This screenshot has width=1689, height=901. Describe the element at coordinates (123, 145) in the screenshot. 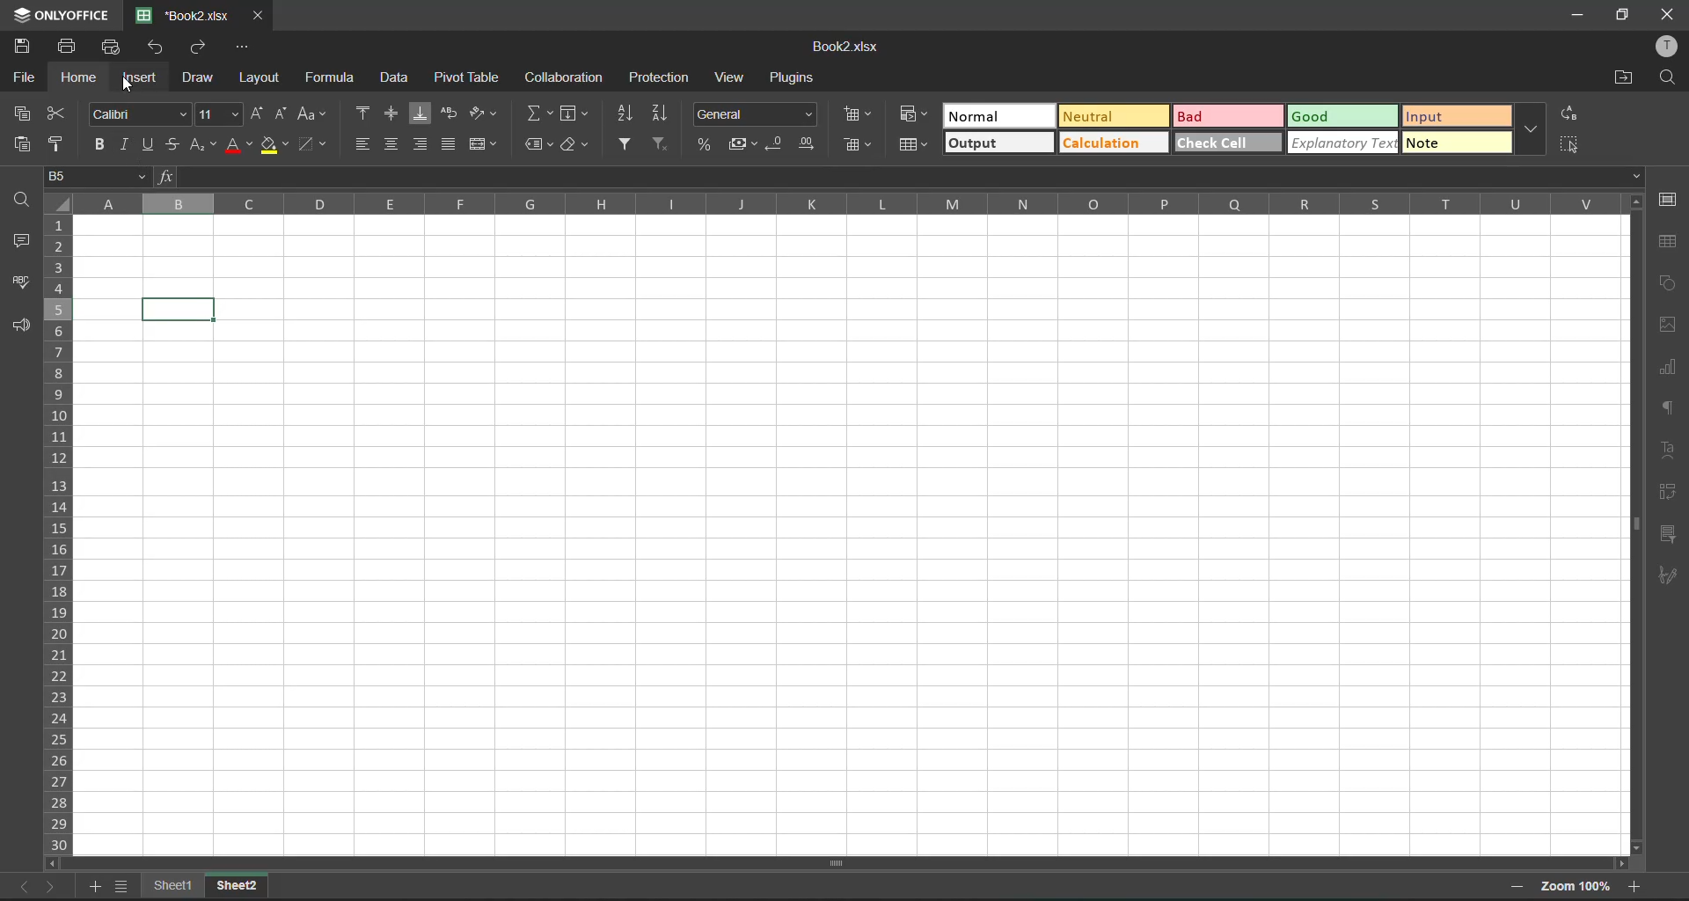

I see `italic` at that location.